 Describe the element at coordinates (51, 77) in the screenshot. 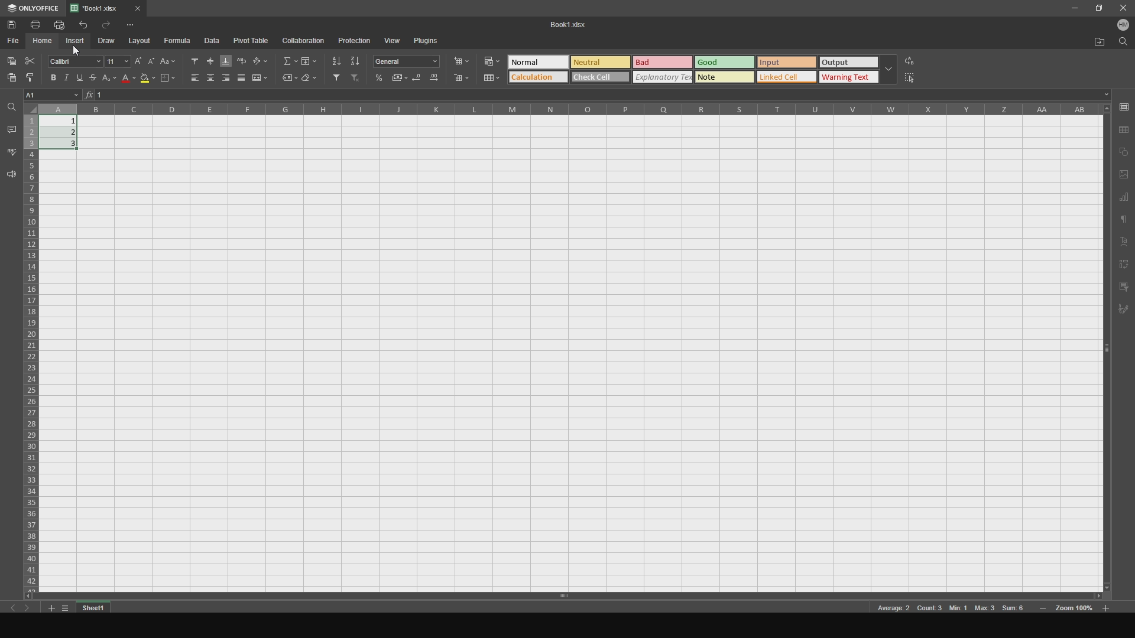

I see `bold` at that location.